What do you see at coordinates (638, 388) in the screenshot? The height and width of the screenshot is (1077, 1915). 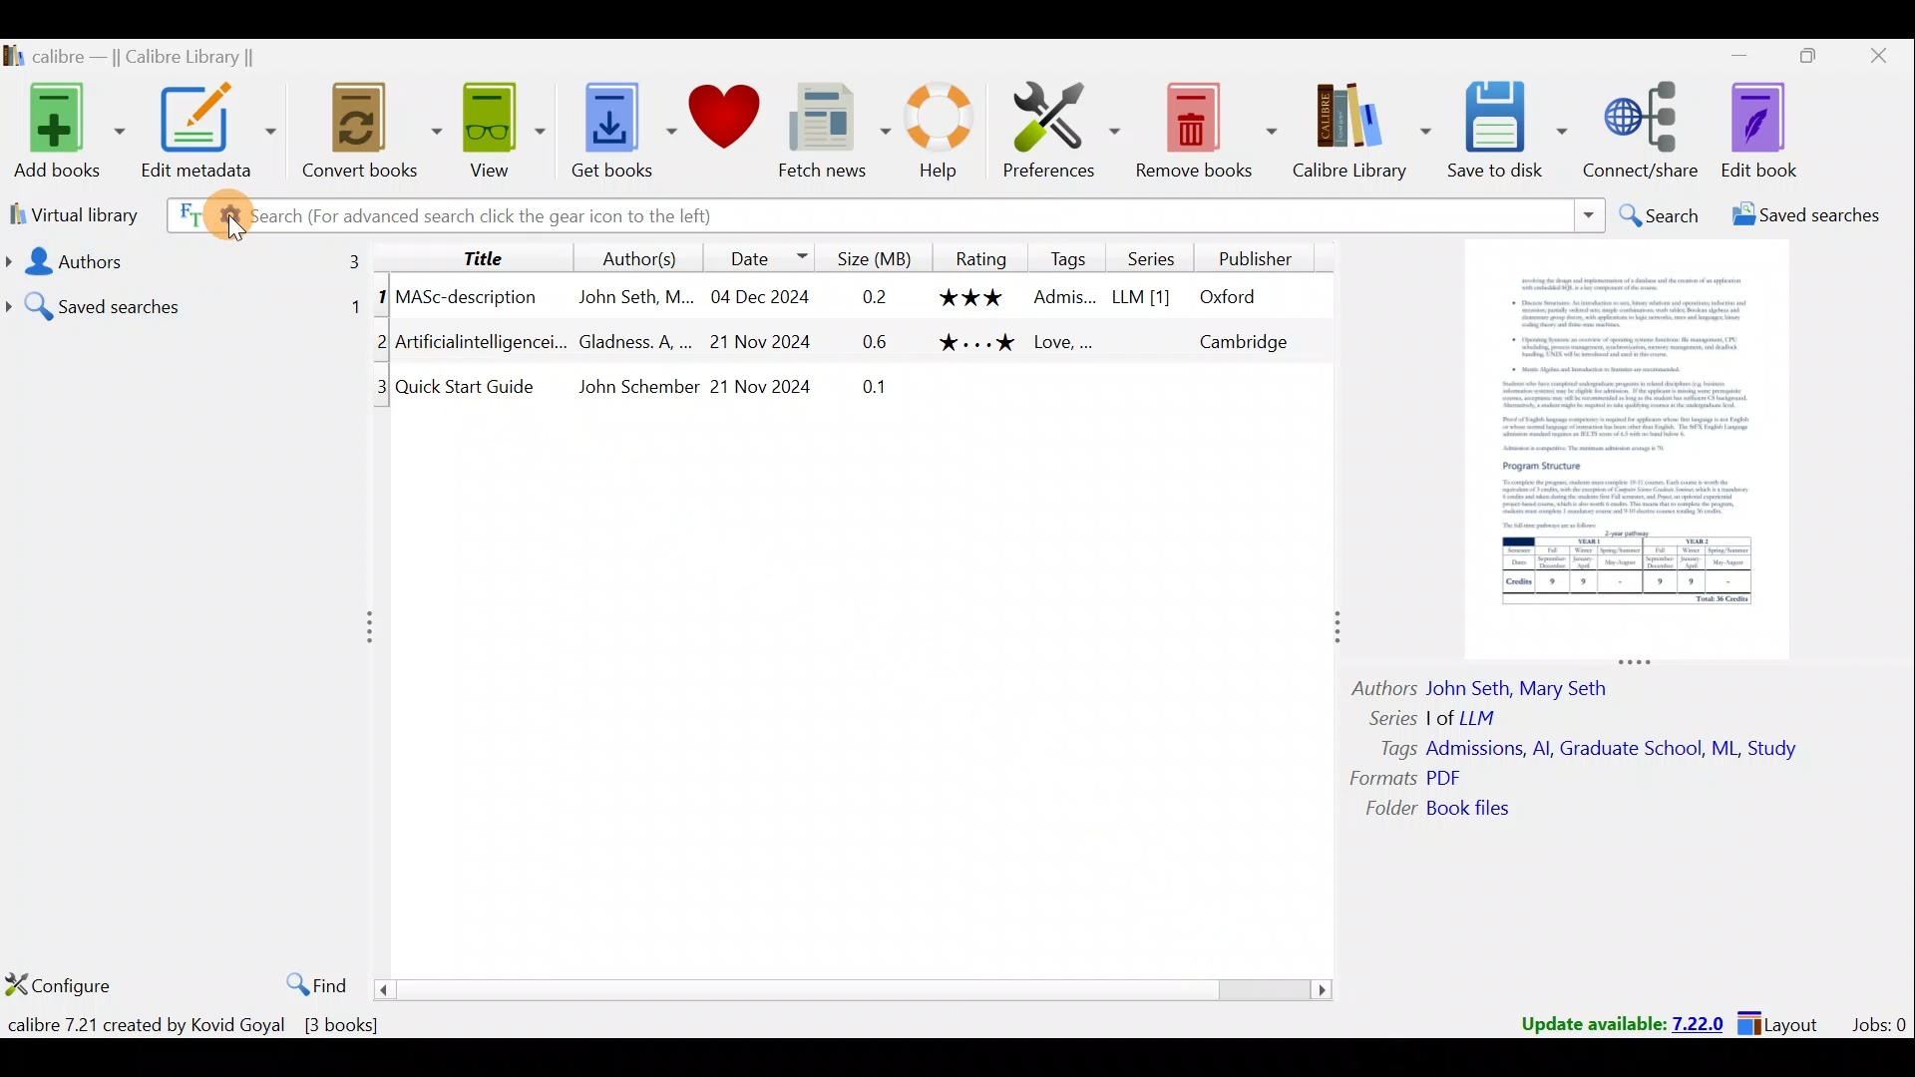 I see `John Schember` at bounding box center [638, 388].